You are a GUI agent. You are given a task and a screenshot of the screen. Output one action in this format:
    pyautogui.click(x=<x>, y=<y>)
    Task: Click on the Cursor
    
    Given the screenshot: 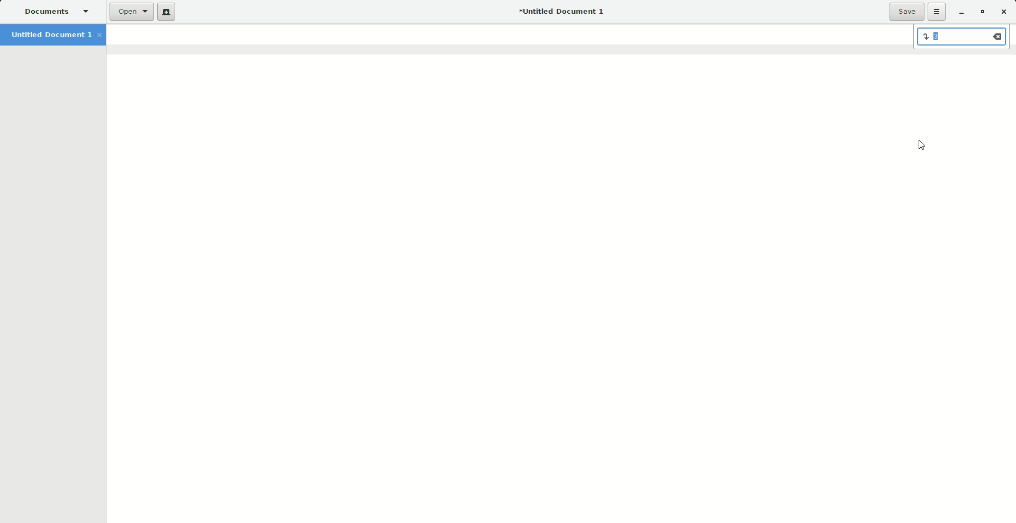 What is the action you would take?
    pyautogui.click(x=924, y=146)
    